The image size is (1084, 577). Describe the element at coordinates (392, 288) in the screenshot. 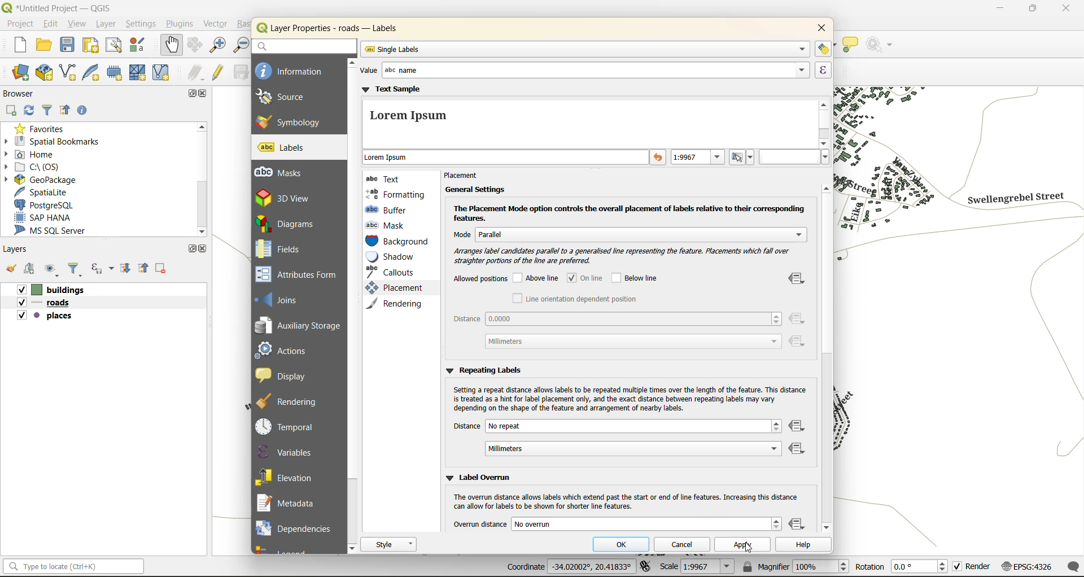

I see `placement` at that location.